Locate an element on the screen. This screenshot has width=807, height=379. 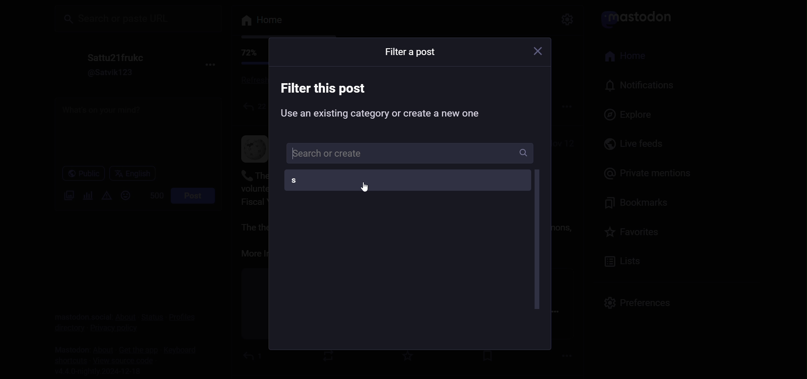
preferences is located at coordinates (637, 301).